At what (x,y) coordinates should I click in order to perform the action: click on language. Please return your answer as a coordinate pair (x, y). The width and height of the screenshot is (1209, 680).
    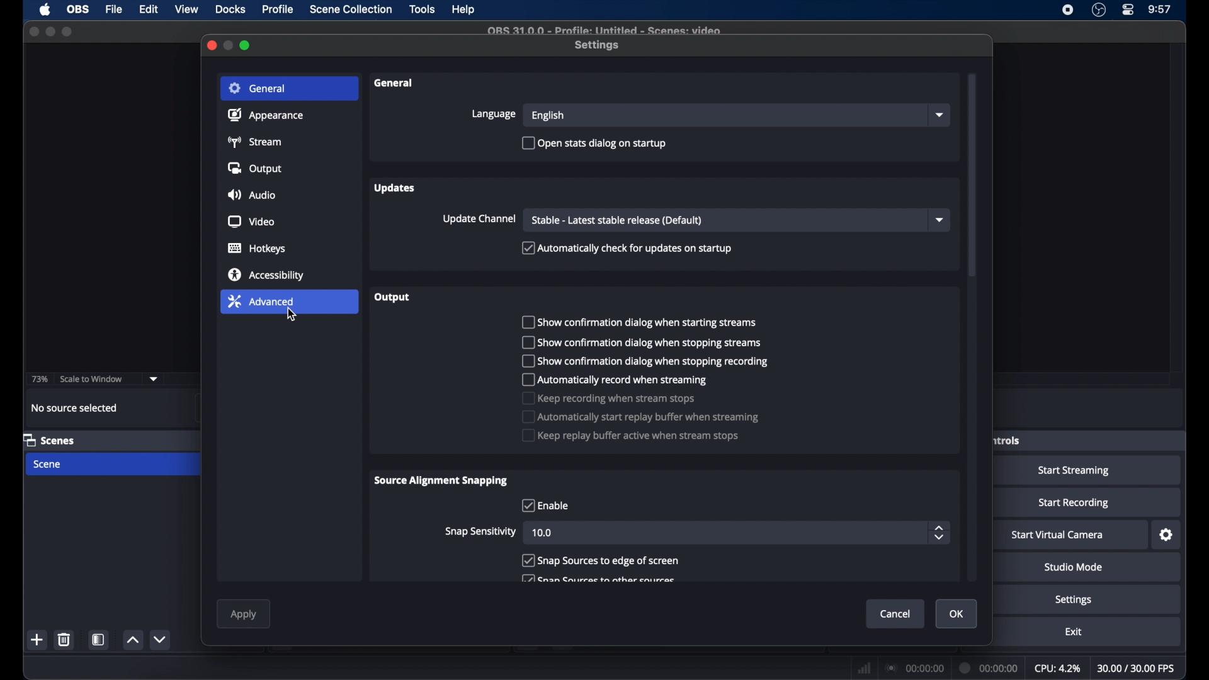
    Looking at the image, I should click on (496, 114).